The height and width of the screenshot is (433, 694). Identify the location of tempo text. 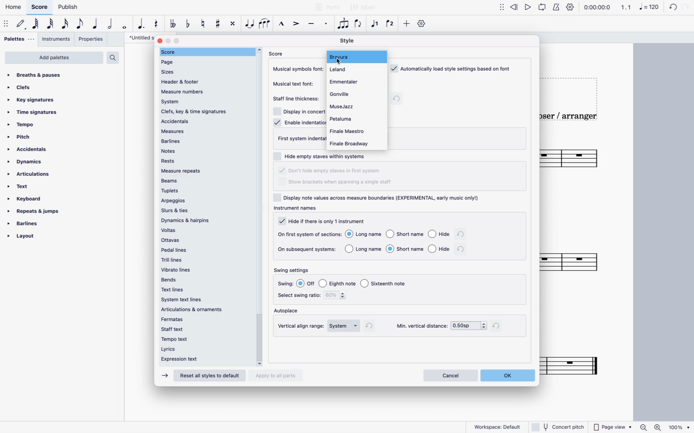
(204, 339).